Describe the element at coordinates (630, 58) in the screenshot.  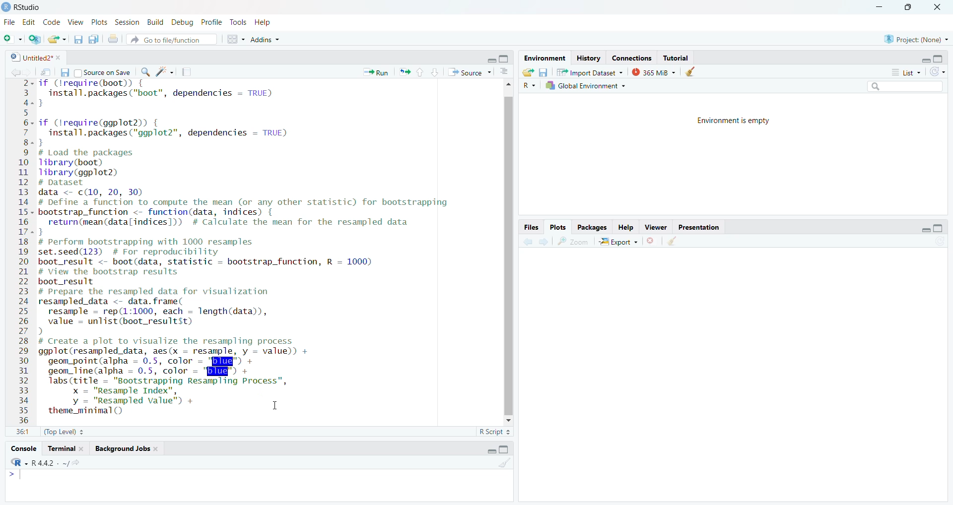
I see `connections` at that location.